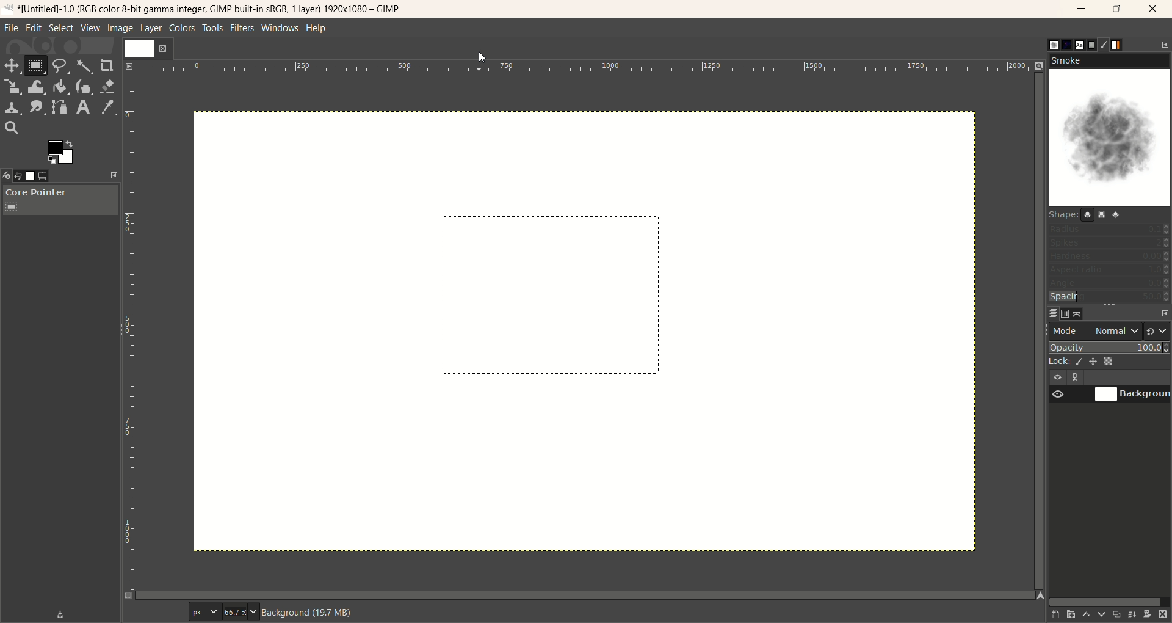 This screenshot has height=623, width=1172. Describe the element at coordinates (12, 29) in the screenshot. I see `file` at that location.